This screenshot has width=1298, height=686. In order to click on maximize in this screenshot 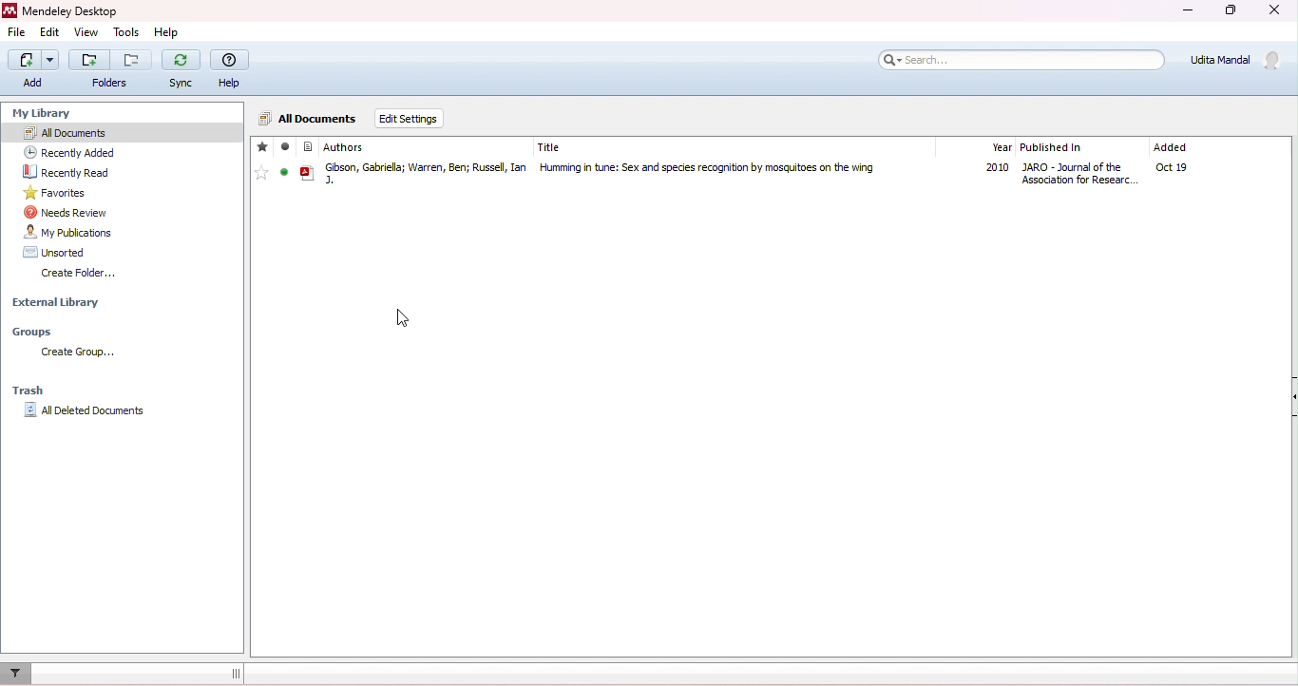, I will do `click(1231, 11)`.